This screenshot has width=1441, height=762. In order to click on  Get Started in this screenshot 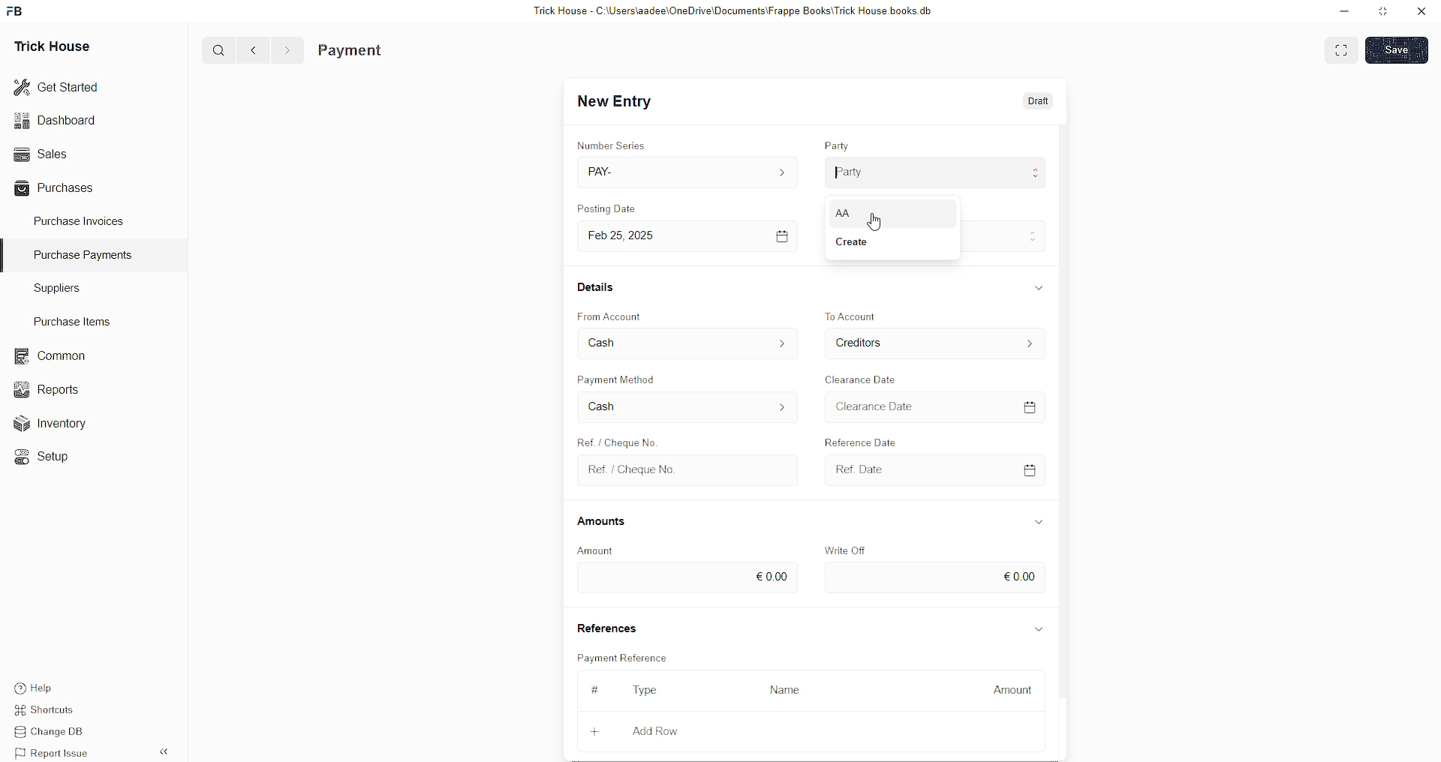, I will do `click(57, 85)`.